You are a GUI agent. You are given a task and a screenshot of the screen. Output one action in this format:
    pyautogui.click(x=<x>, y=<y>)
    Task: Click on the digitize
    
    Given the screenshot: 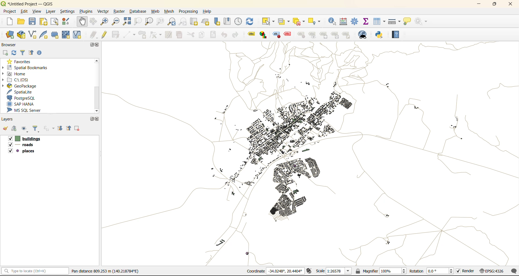 What is the action you would take?
    pyautogui.click(x=129, y=34)
    